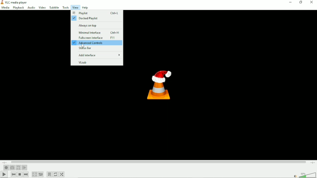  Describe the element at coordinates (158, 85) in the screenshot. I see `vlc Logo` at that location.